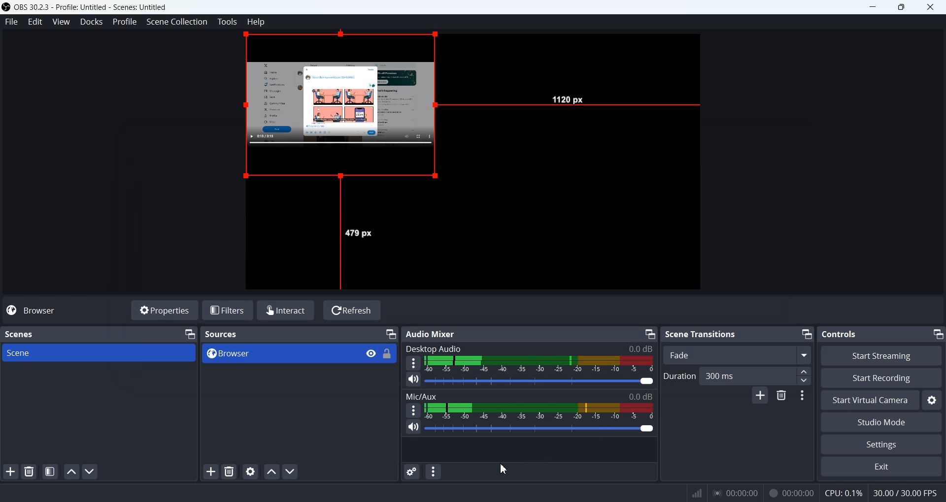 The width and height of the screenshot is (946, 502). Describe the element at coordinates (868, 400) in the screenshot. I see `Start Virtual Camera` at that location.